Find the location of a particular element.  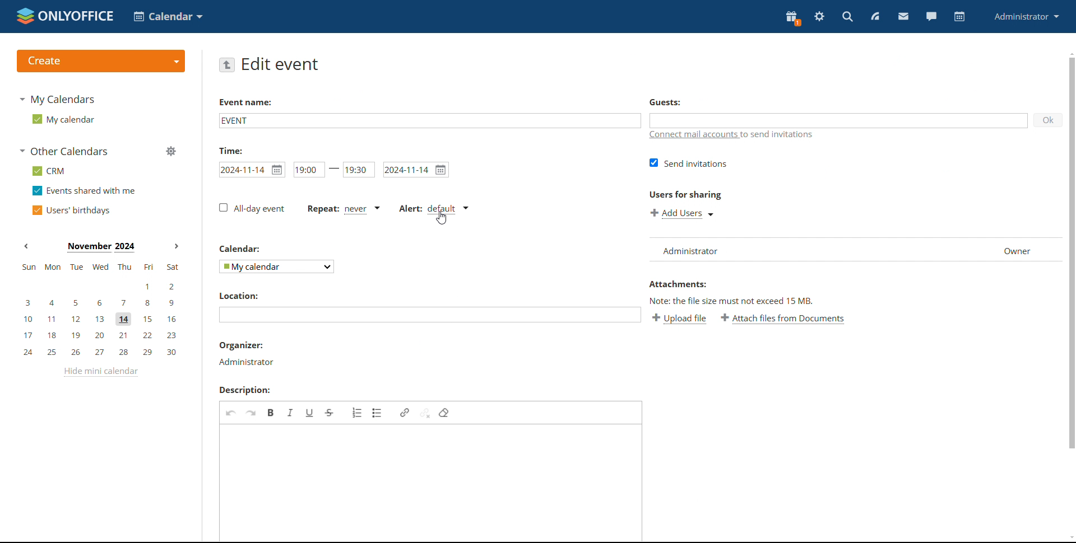

start time is located at coordinates (252, 170).